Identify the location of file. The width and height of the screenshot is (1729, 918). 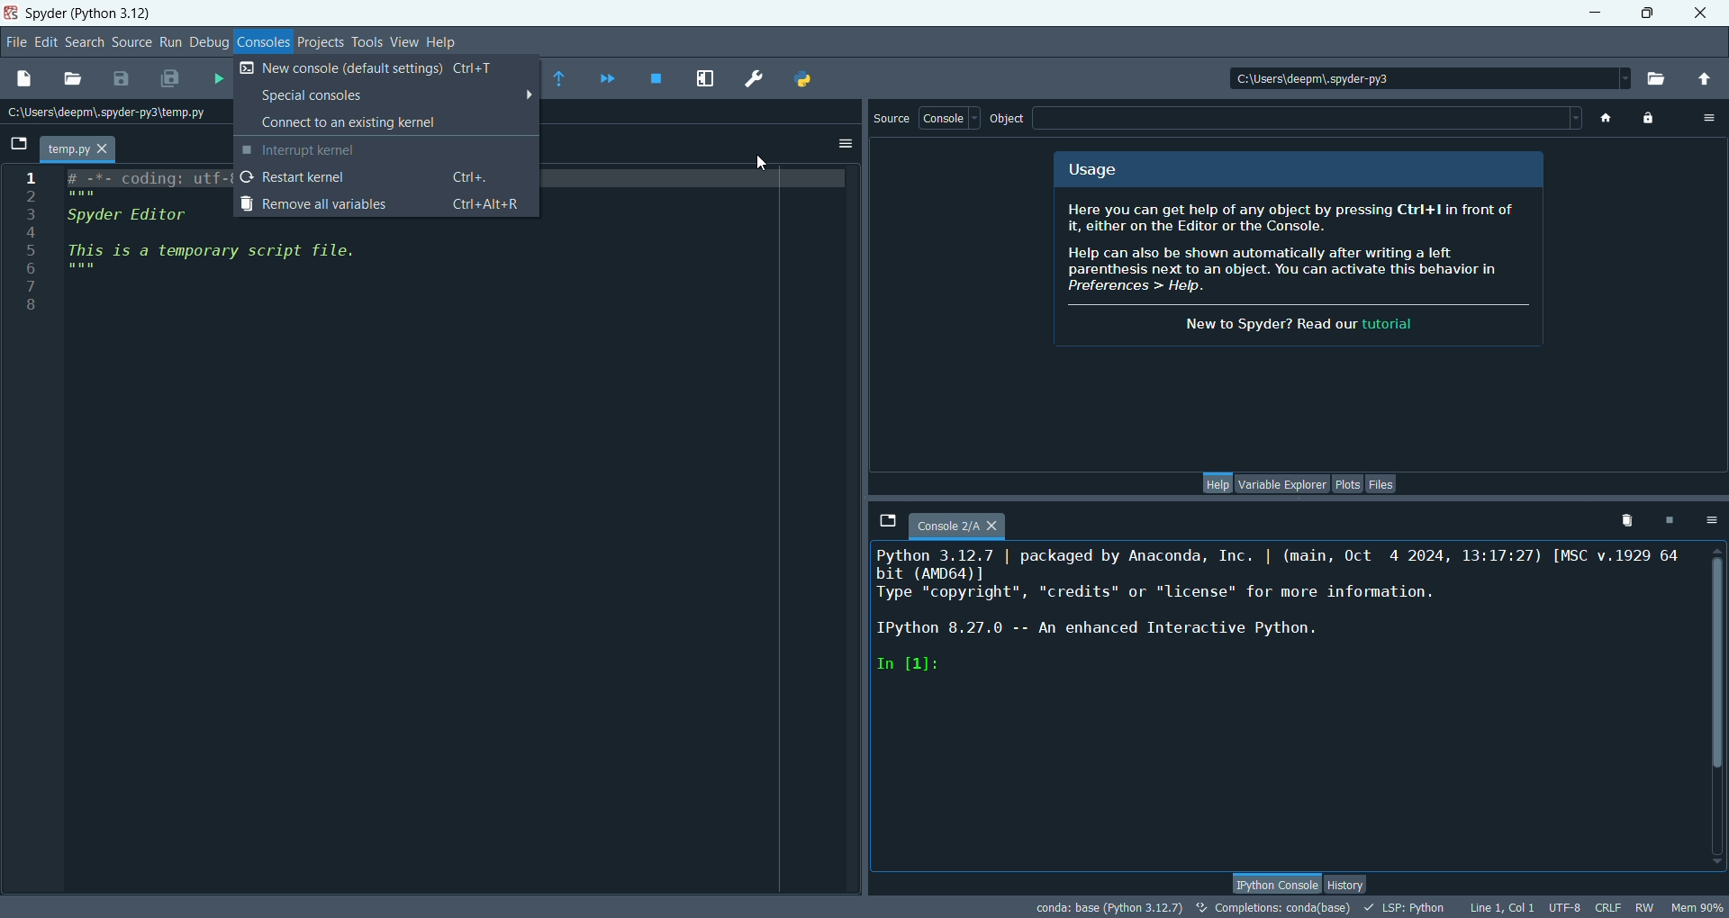
(15, 42).